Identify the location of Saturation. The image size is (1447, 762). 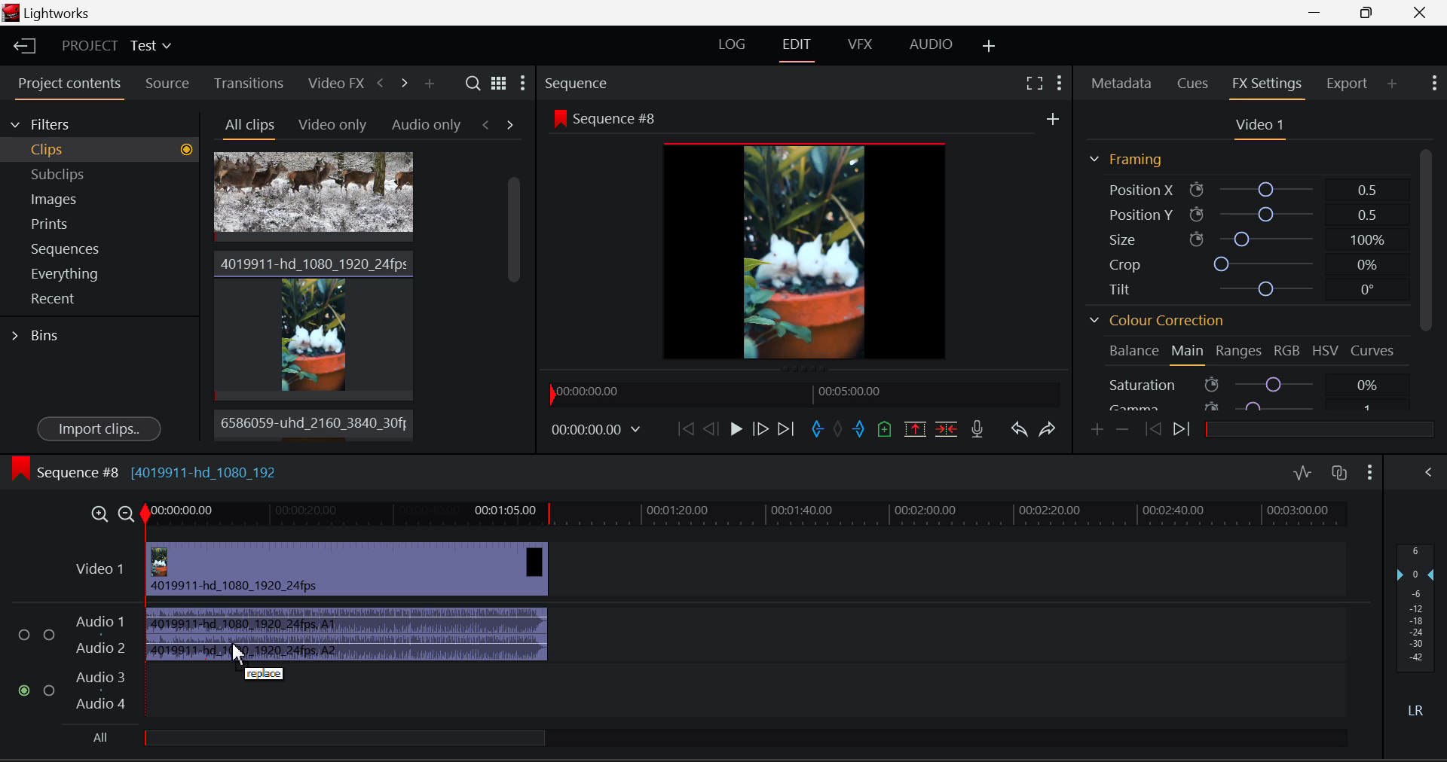
(1253, 384).